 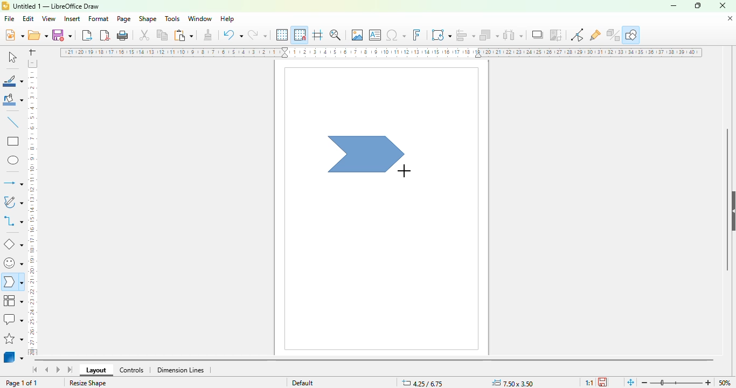 What do you see at coordinates (466, 35) in the screenshot?
I see `align objects` at bounding box center [466, 35].